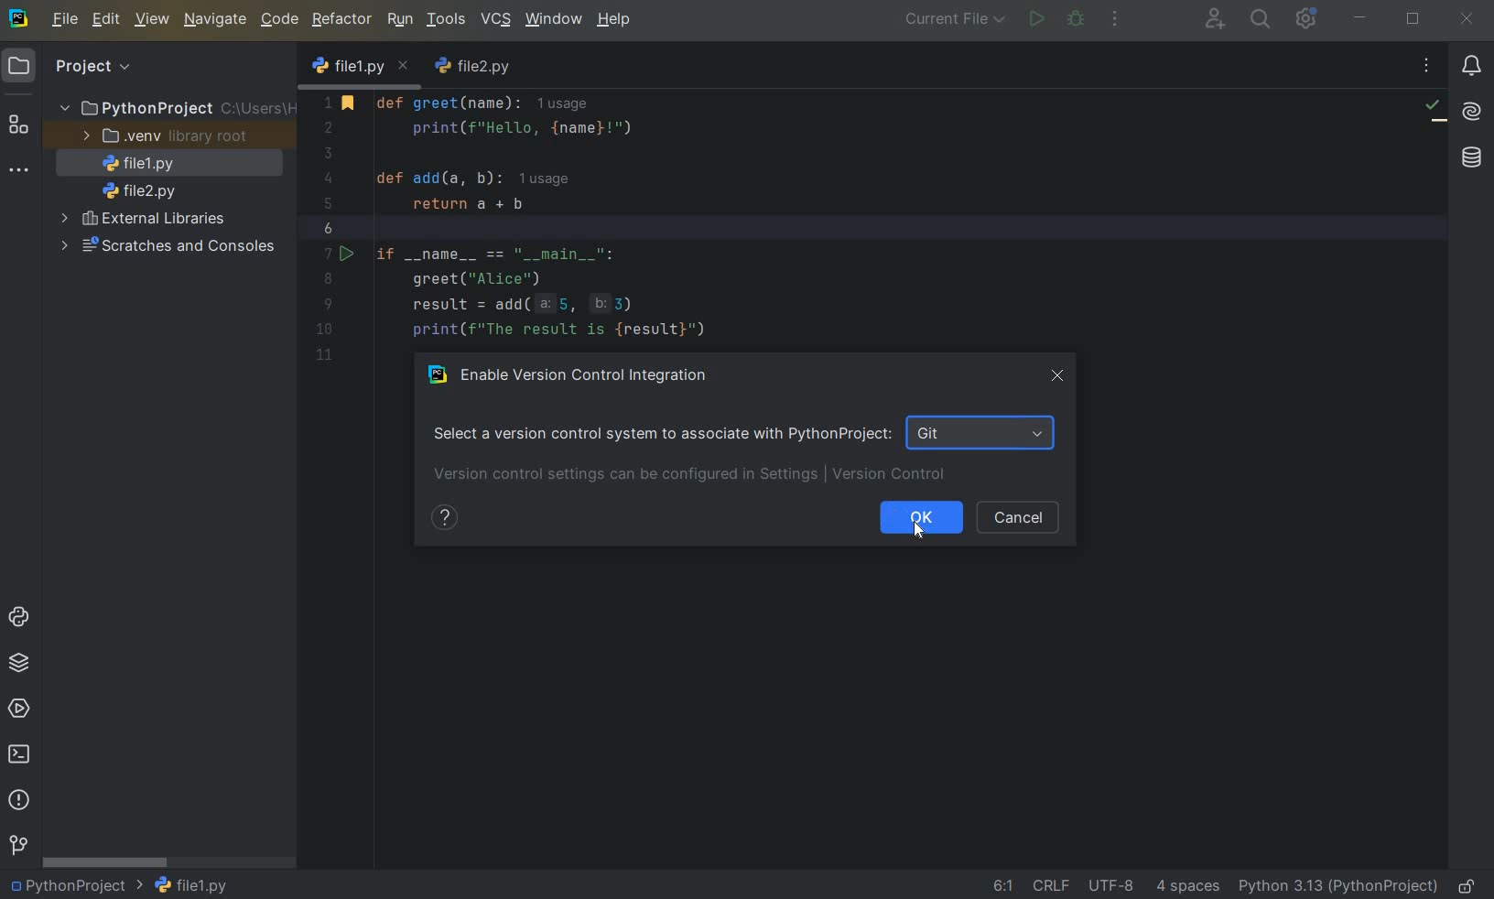 The image size is (1494, 899). Describe the element at coordinates (950, 21) in the screenshot. I see `current file` at that location.